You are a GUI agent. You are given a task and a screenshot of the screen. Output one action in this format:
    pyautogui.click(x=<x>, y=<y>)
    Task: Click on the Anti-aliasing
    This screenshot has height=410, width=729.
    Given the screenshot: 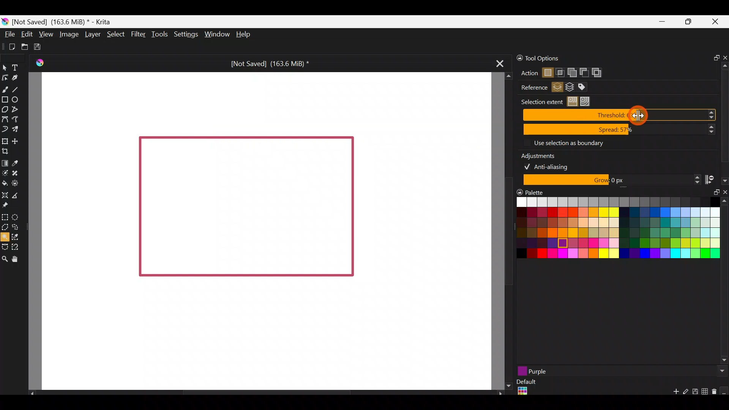 What is the action you would take?
    pyautogui.click(x=551, y=166)
    